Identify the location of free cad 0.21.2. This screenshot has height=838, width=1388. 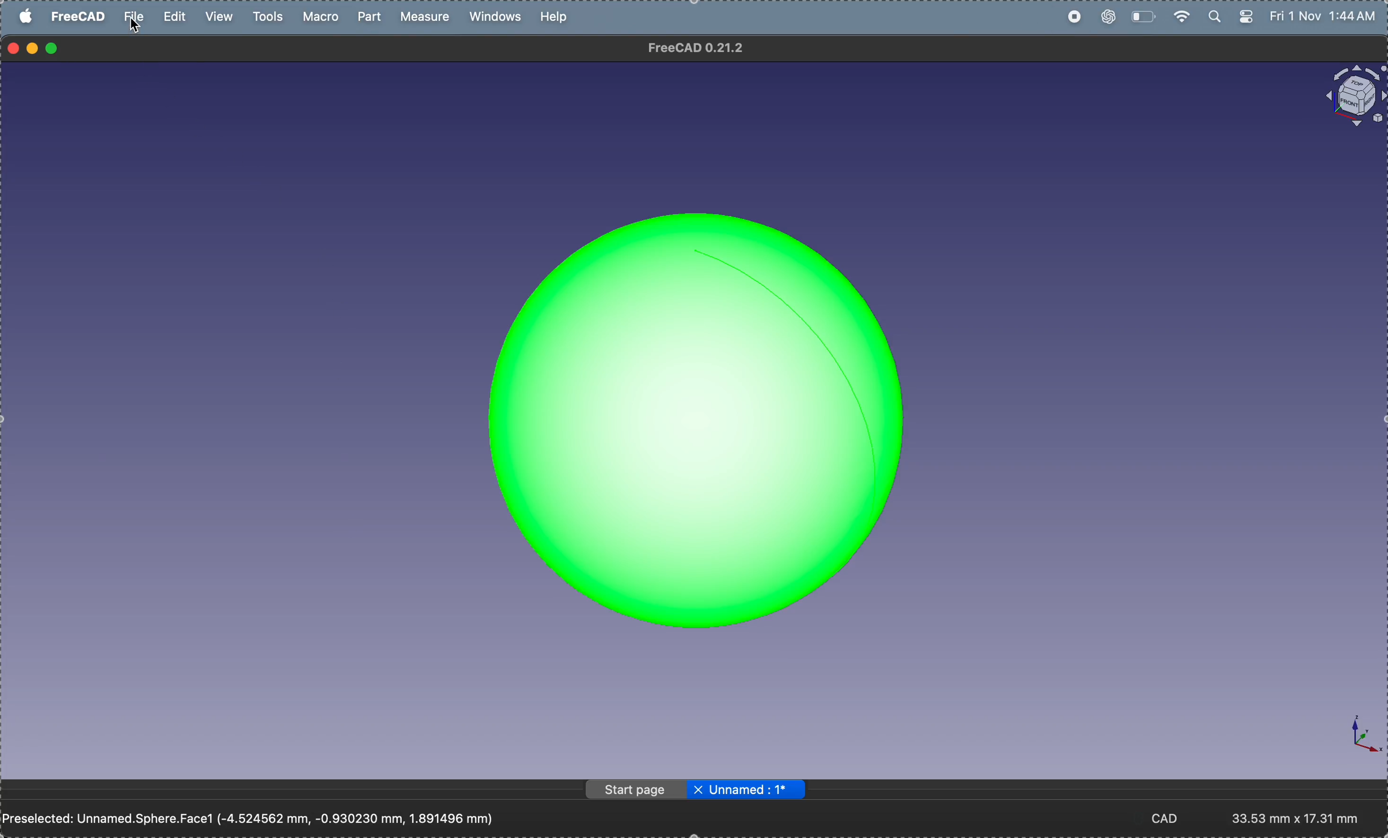
(709, 50).